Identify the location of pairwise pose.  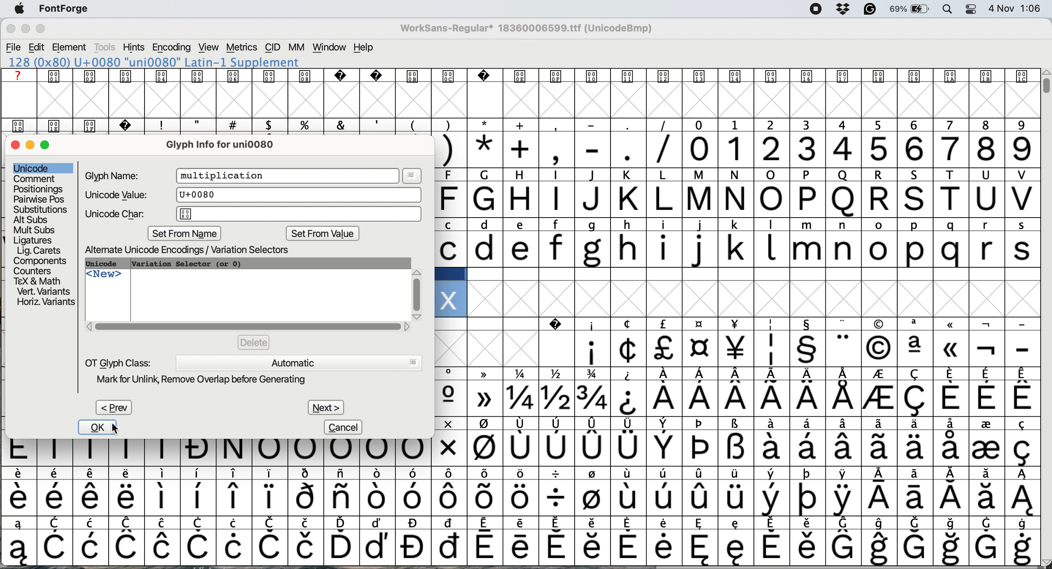
(40, 199).